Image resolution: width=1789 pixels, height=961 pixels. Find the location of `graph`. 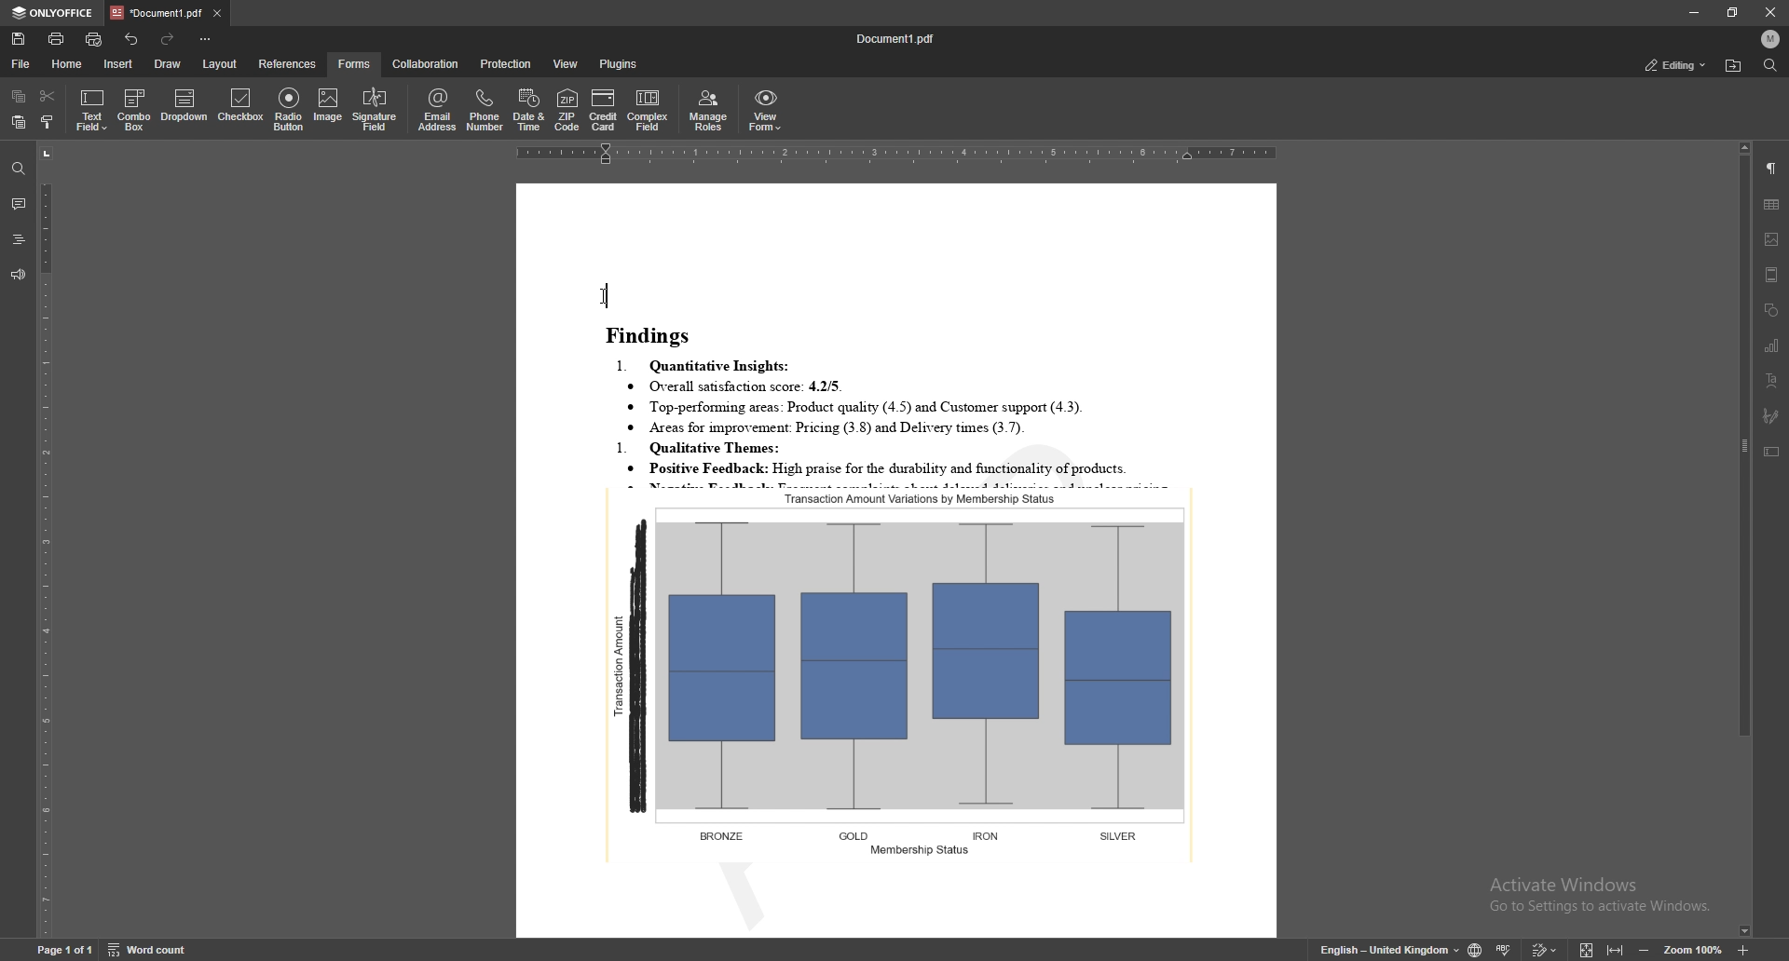

graph is located at coordinates (904, 673).